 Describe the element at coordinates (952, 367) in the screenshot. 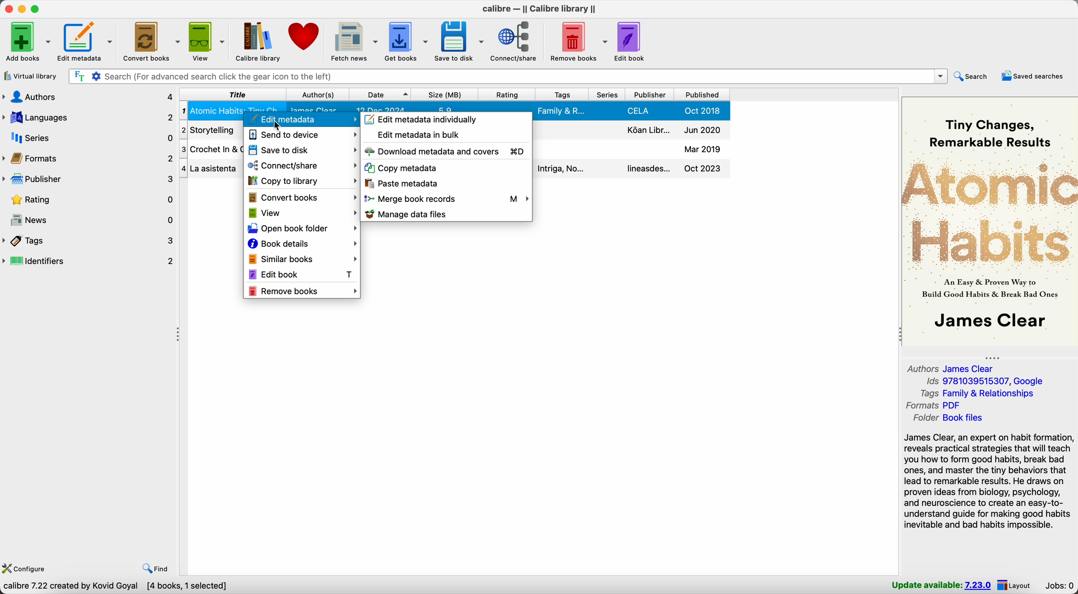

I see `authors` at that location.